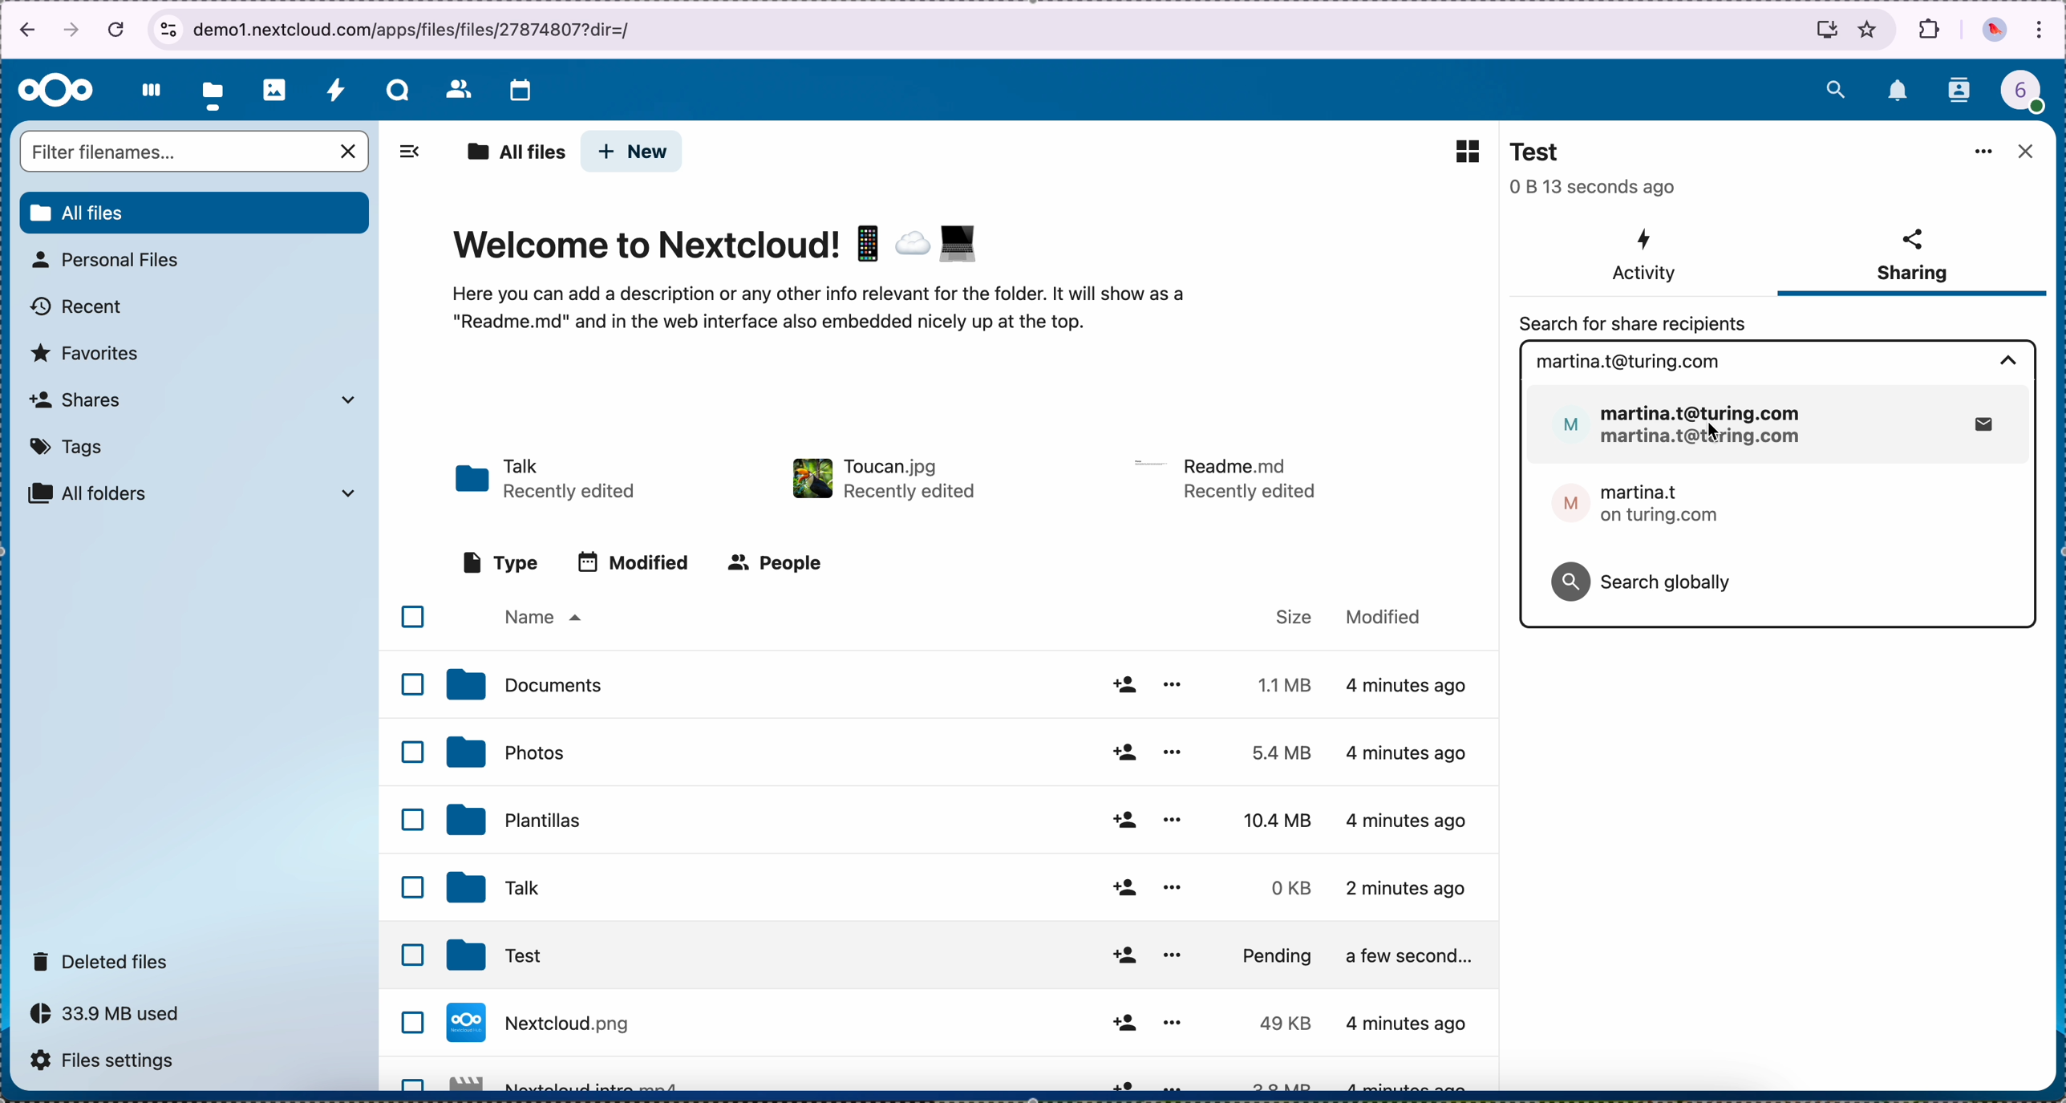 This screenshot has width=2066, height=1103. Describe the element at coordinates (79, 307) in the screenshot. I see `recent` at that location.